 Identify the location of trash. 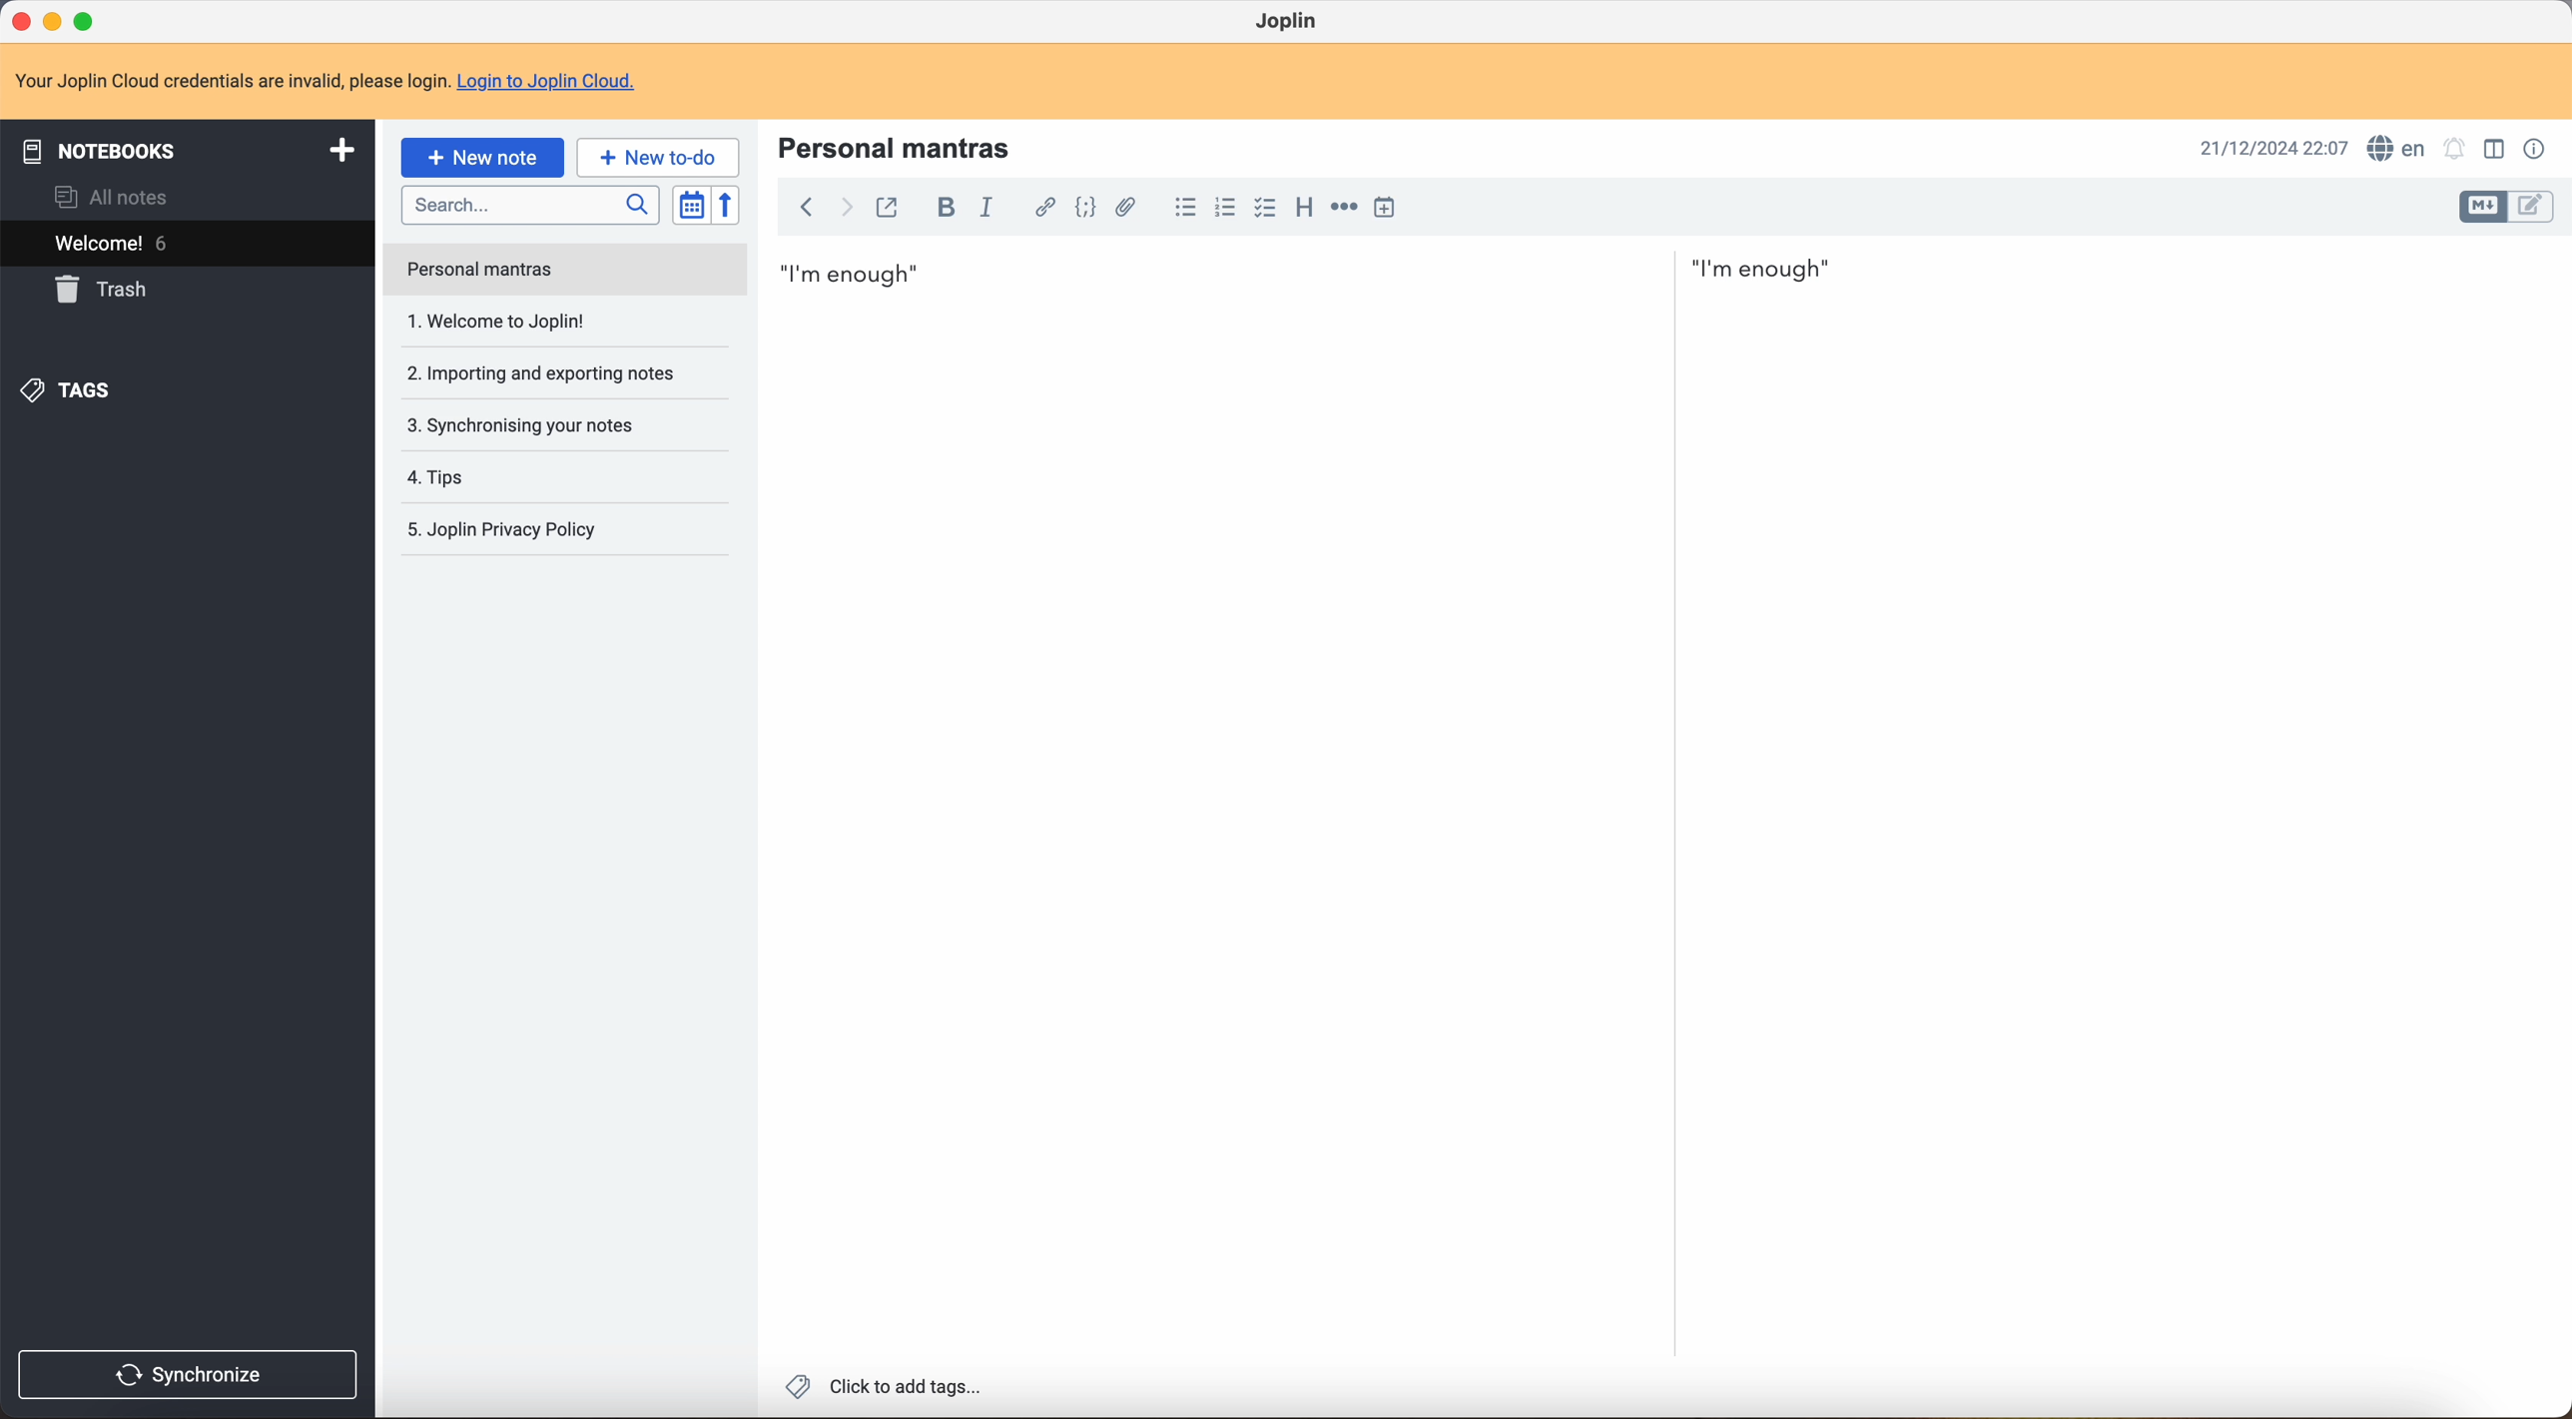
(106, 290).